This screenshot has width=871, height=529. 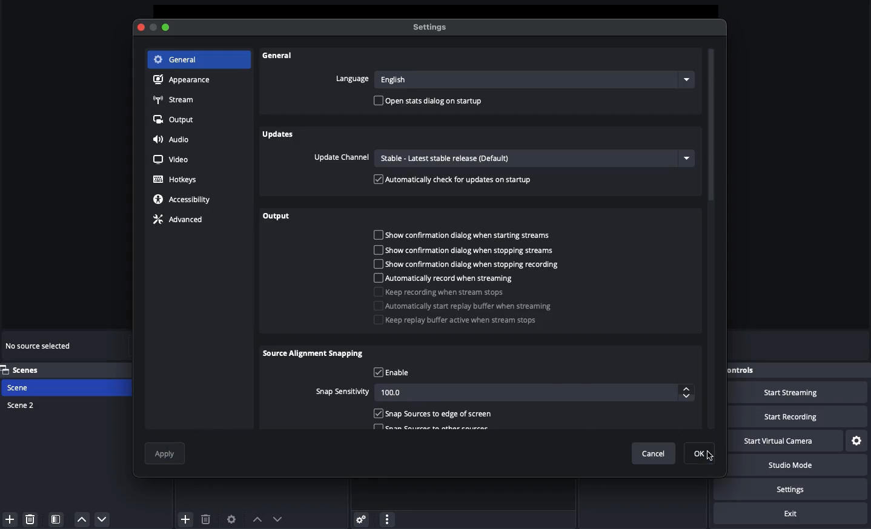 What do you see at coordinates (207, 517) in the screenshot?
I see `Delete` at bounding box center [207, 517].